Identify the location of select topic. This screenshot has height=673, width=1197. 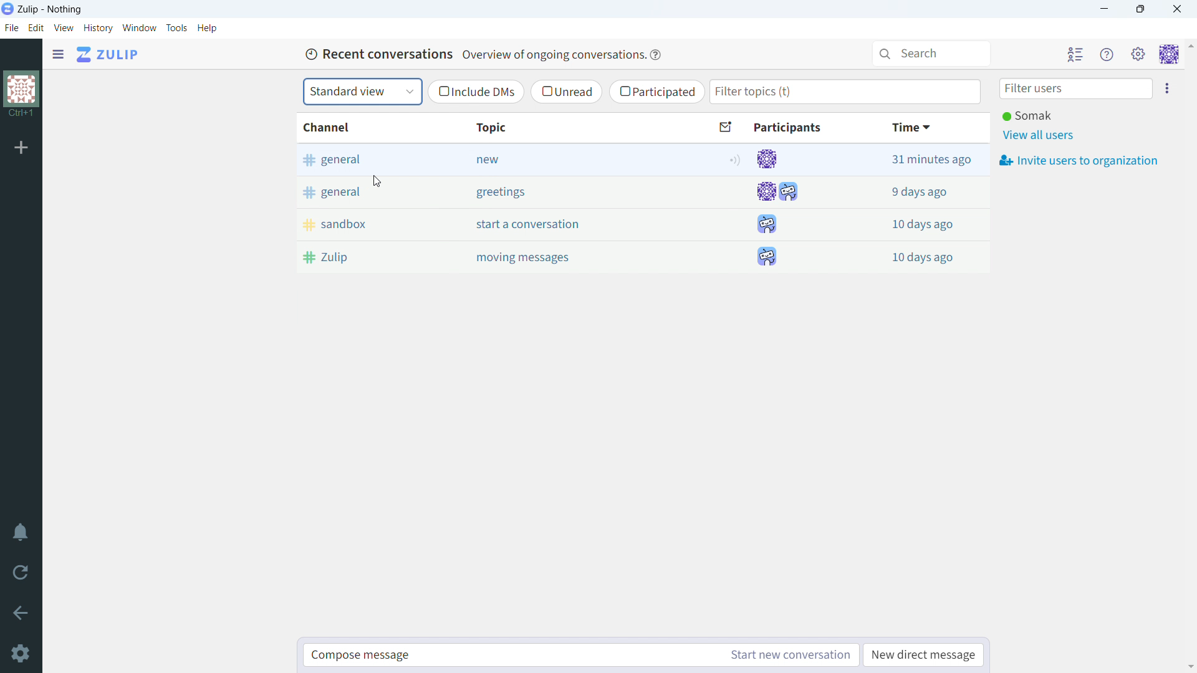
(362, 92).